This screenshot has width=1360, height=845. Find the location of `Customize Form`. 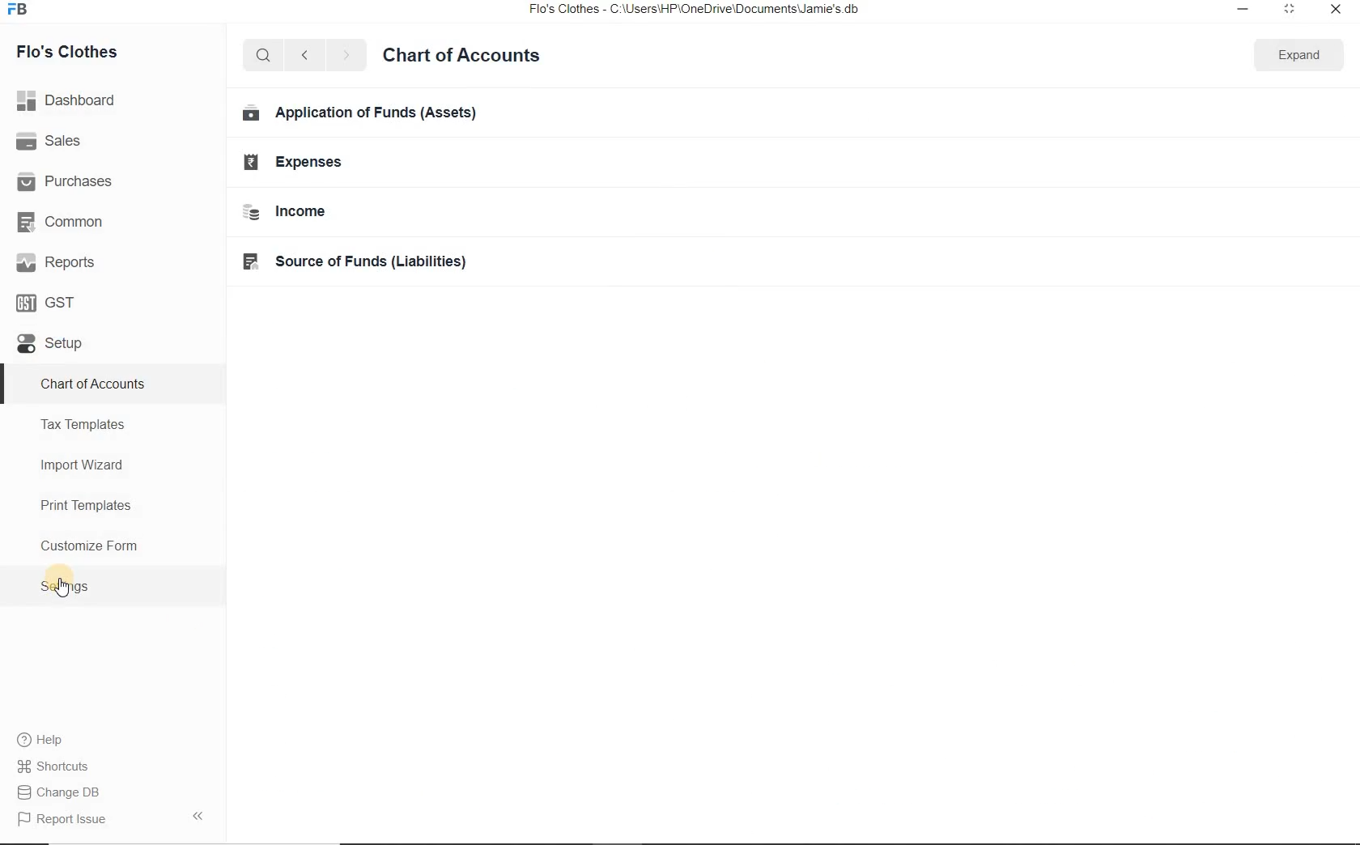

Customize Form is located at coordinates (89, 546).